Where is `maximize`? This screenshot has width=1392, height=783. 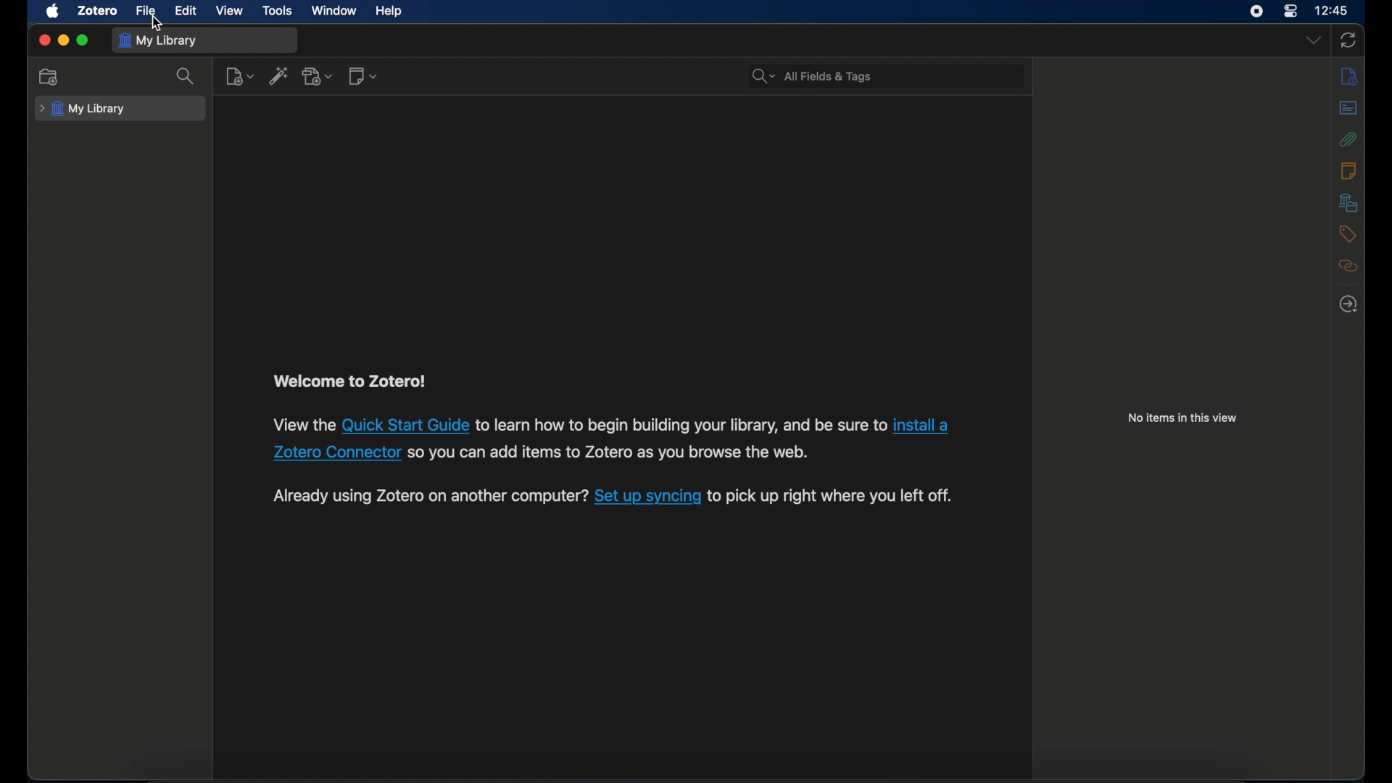
maximize is located at coordinates (83, 40).